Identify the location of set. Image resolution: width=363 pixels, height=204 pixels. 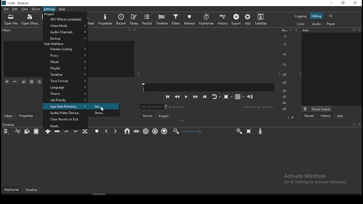
(103, 106).